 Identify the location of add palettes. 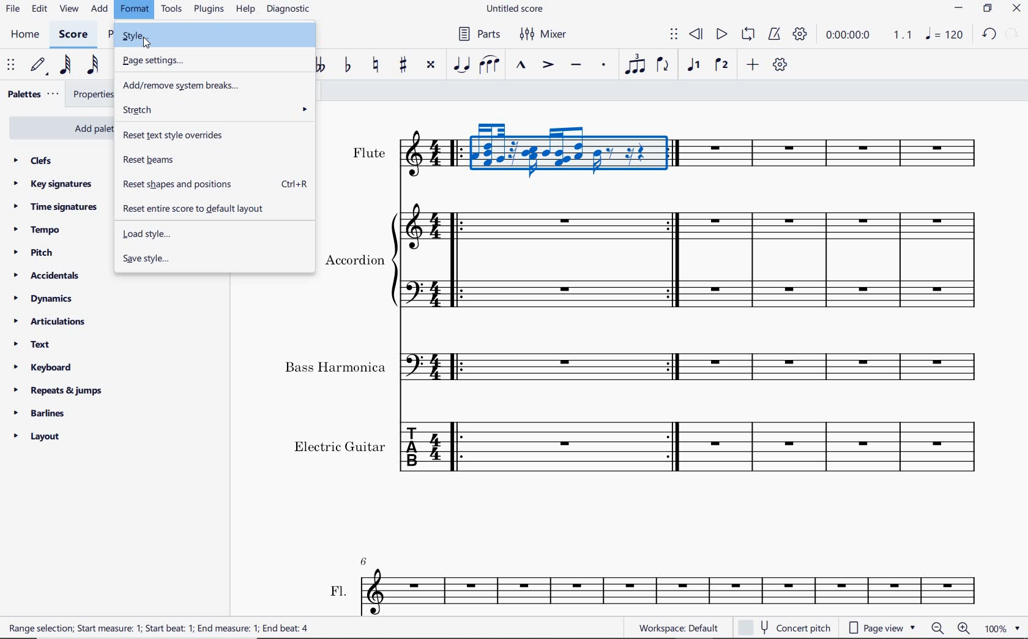
(58, 127).